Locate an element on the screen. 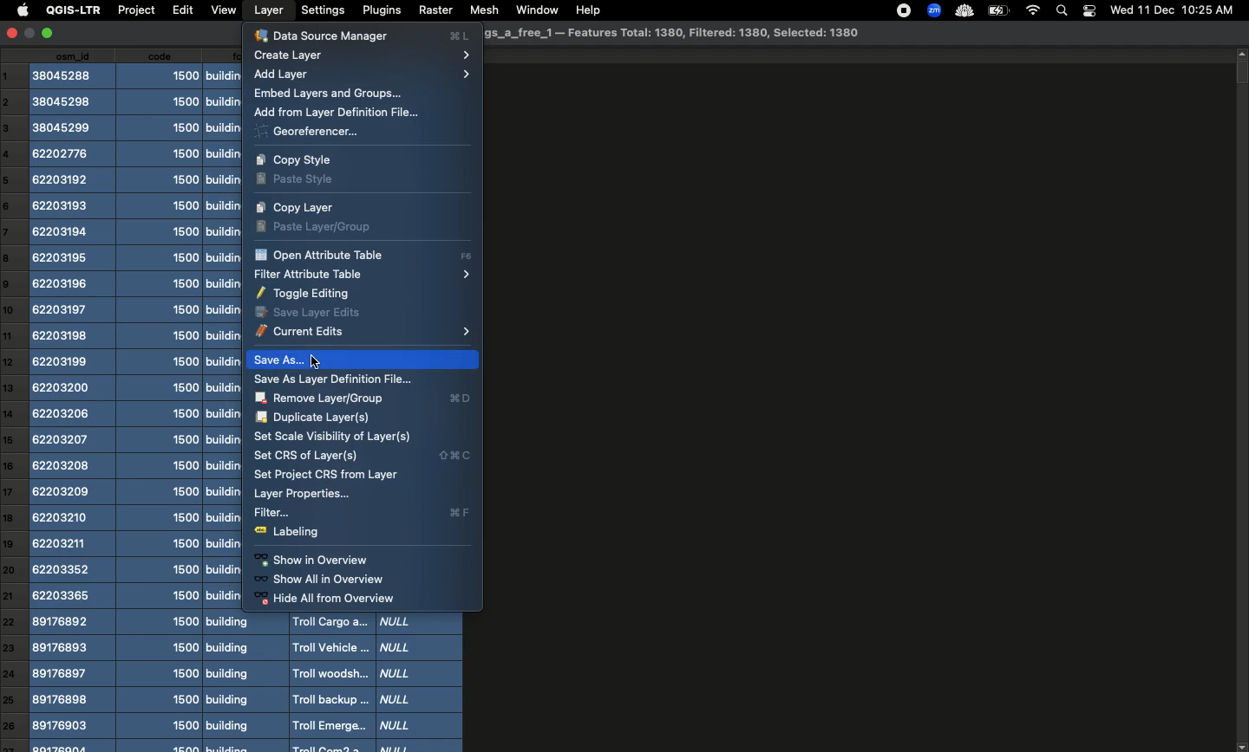 This screenshot has height=752, width=1249. Georeferencer  is located at coordinates (307, 133).